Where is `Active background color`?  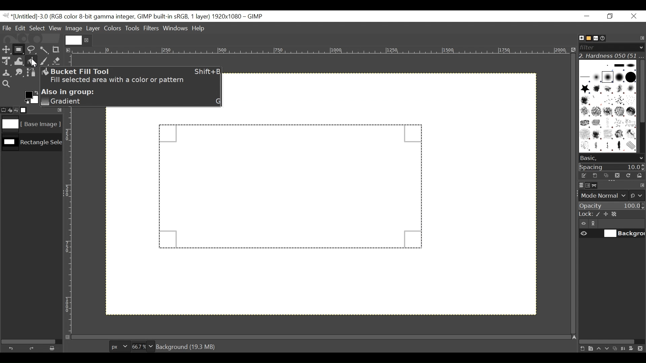 Active background color is located at coordinates (31, 97).